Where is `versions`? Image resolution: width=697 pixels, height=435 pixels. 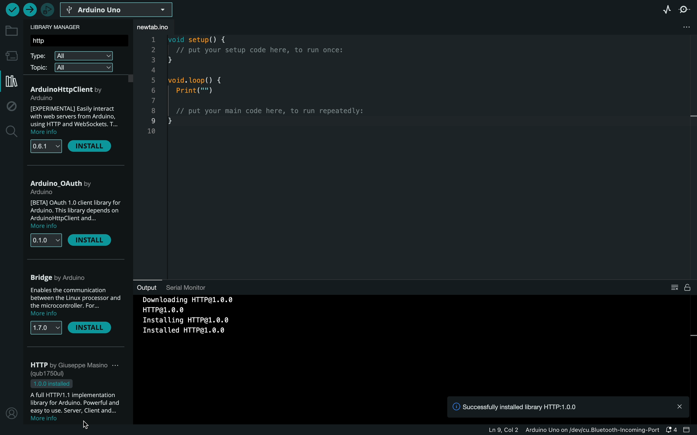 versions is located at coordinates (46, 144).